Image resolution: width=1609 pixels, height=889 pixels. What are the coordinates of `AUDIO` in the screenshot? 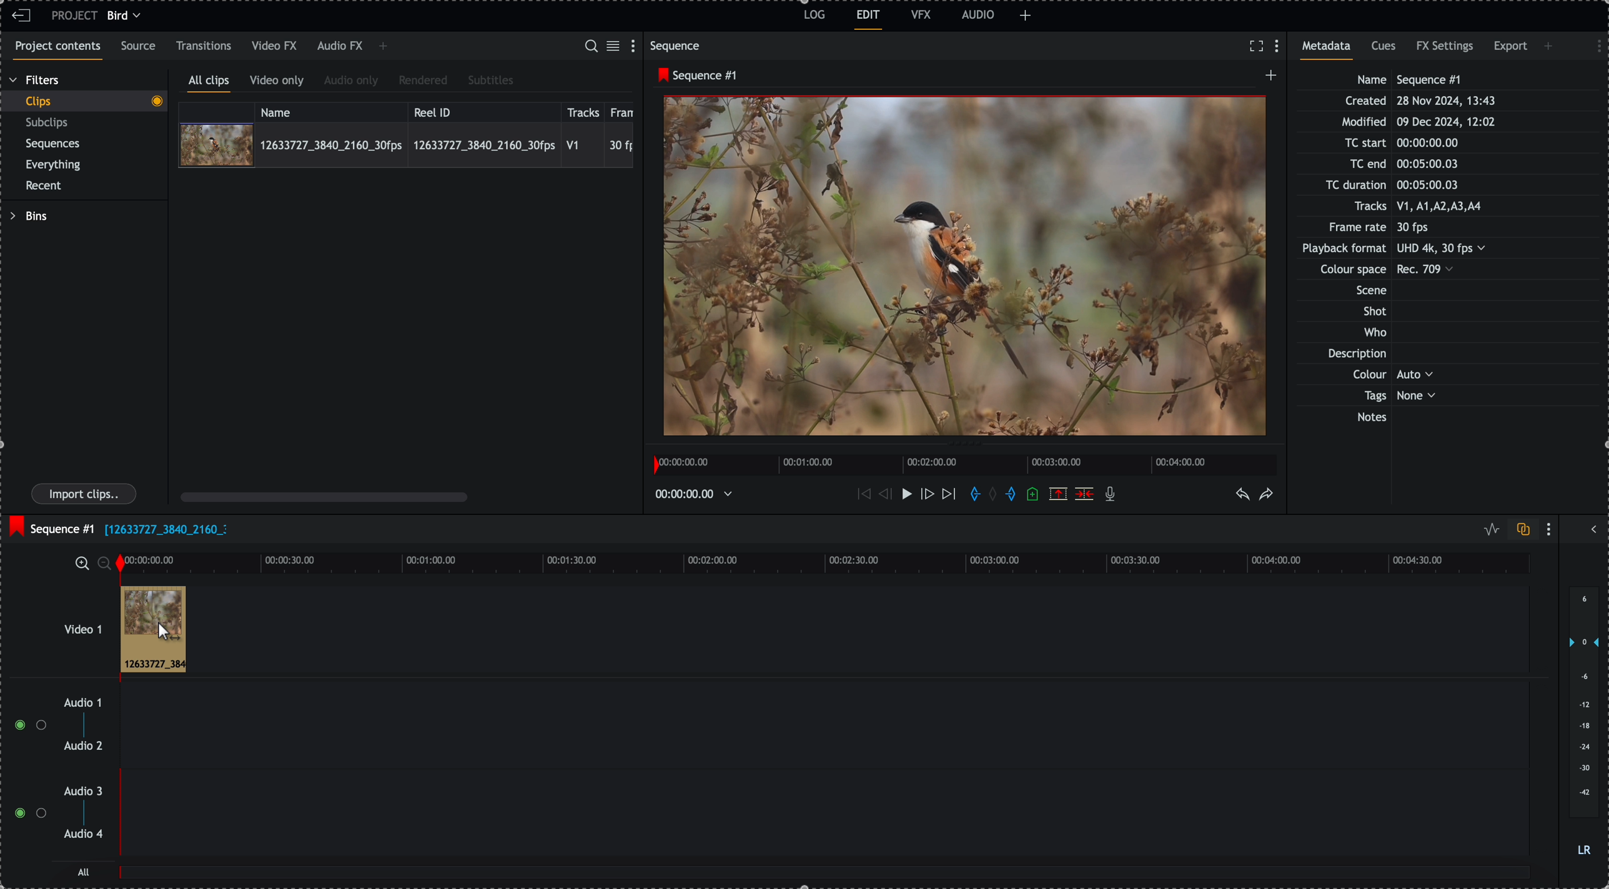 It's located at (978, 14).